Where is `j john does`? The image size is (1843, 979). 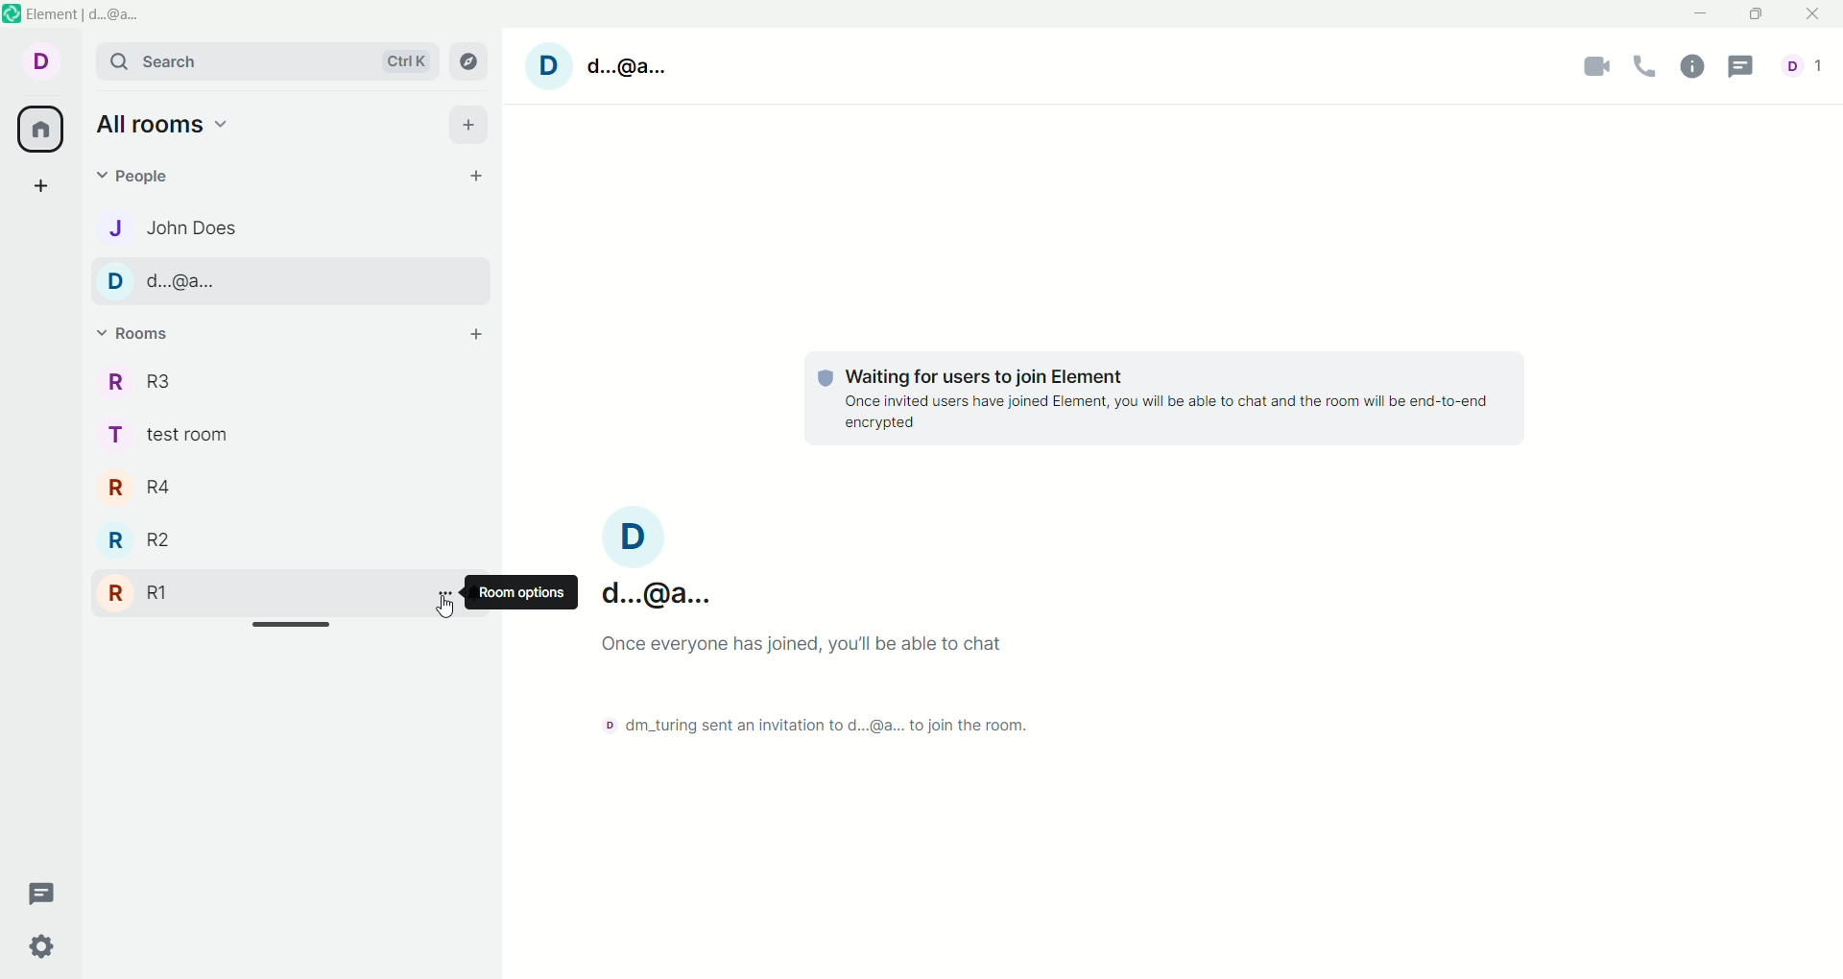
j john does is located at coordinates (174, 228).